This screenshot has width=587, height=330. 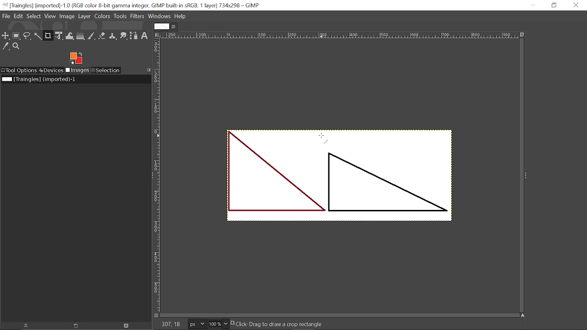 What do you see at coordinates (280, 324) in the screenshot?
I see `click-drag to draw a crop rectangle` at bounding box center [280, 324].